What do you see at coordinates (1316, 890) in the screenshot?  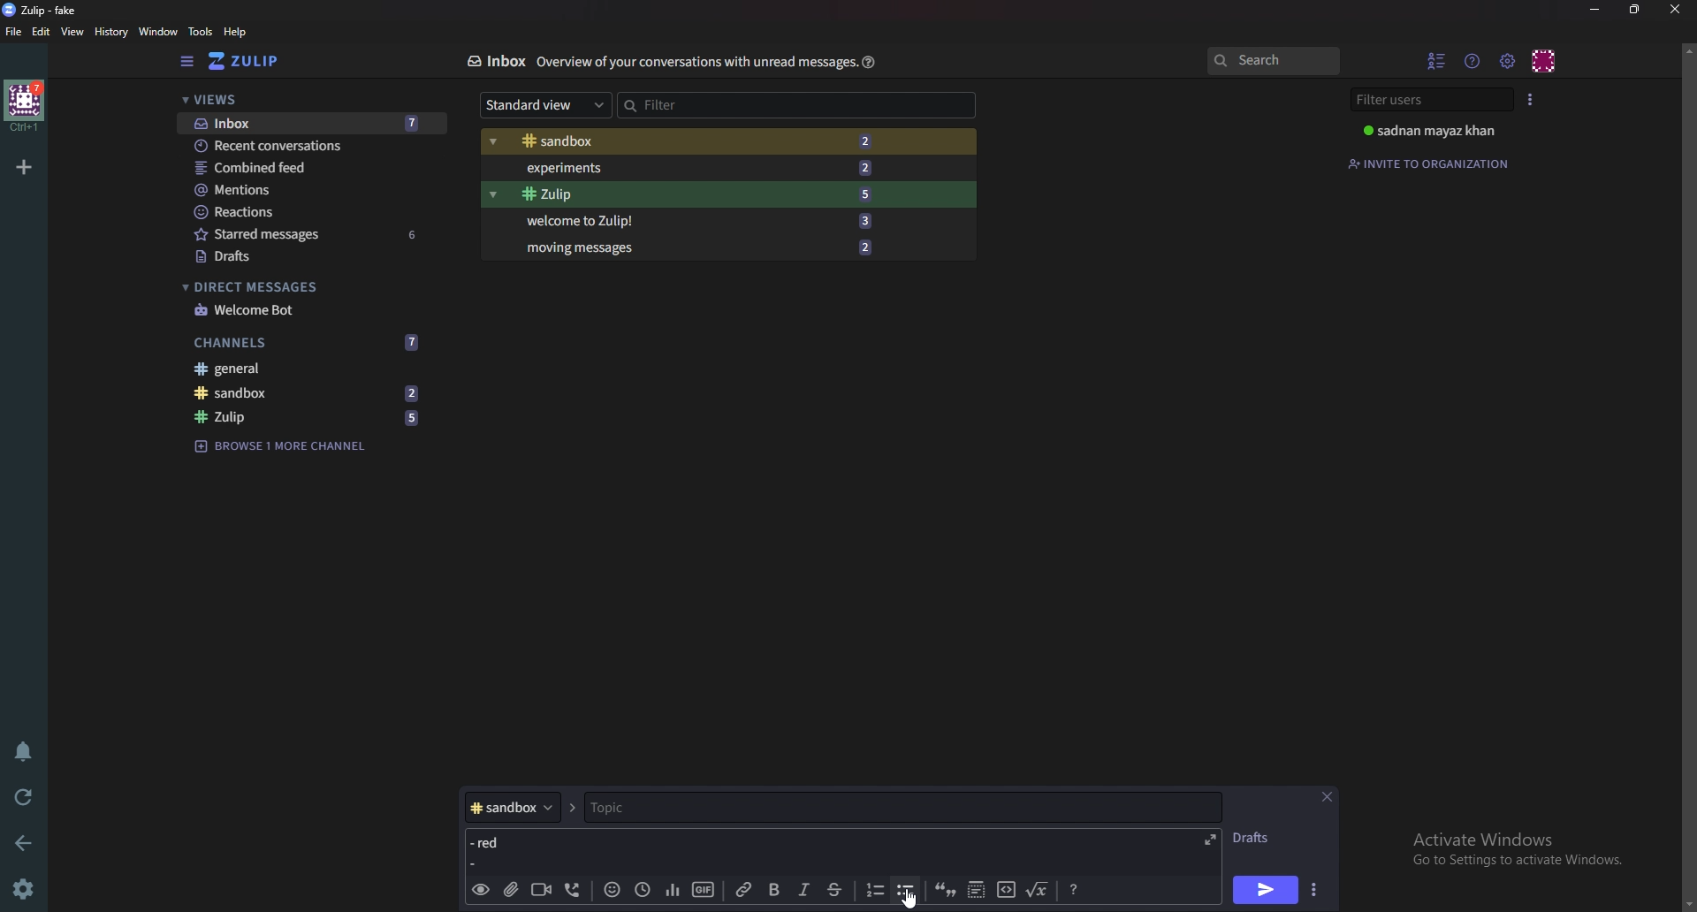 I see `Send options` at bounding box center [1316, 890].